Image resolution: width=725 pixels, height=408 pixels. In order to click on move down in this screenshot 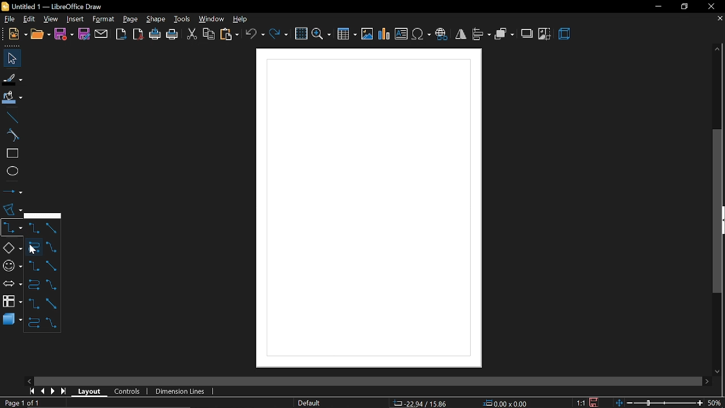, I will do `click(719, 370)`.